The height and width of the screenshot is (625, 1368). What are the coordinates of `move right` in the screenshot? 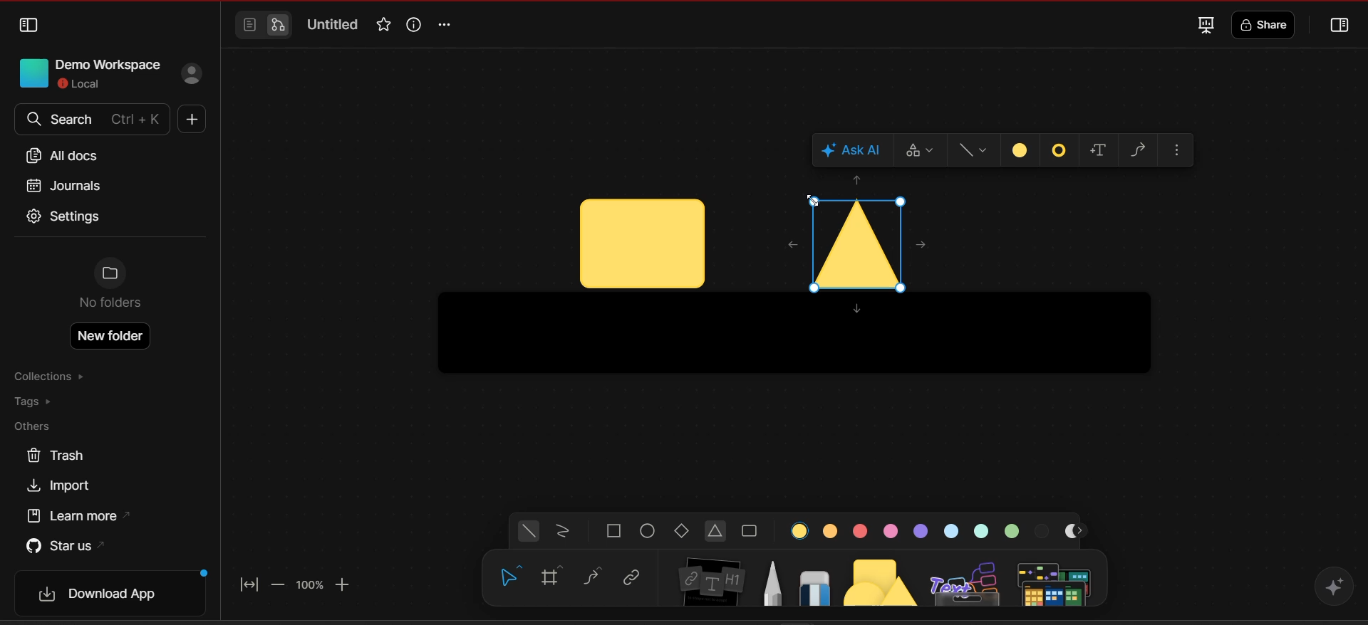 It's located at (1082, 531).